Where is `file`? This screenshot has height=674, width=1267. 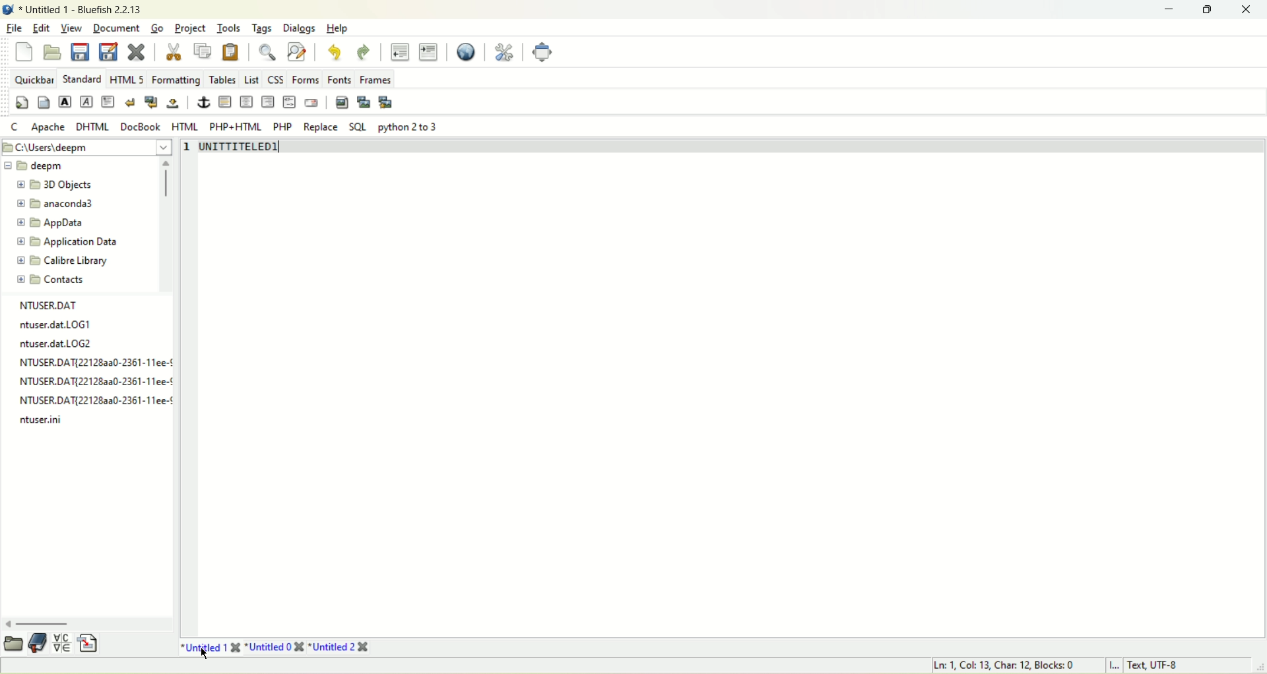 file is located at coordinates (51, 303).